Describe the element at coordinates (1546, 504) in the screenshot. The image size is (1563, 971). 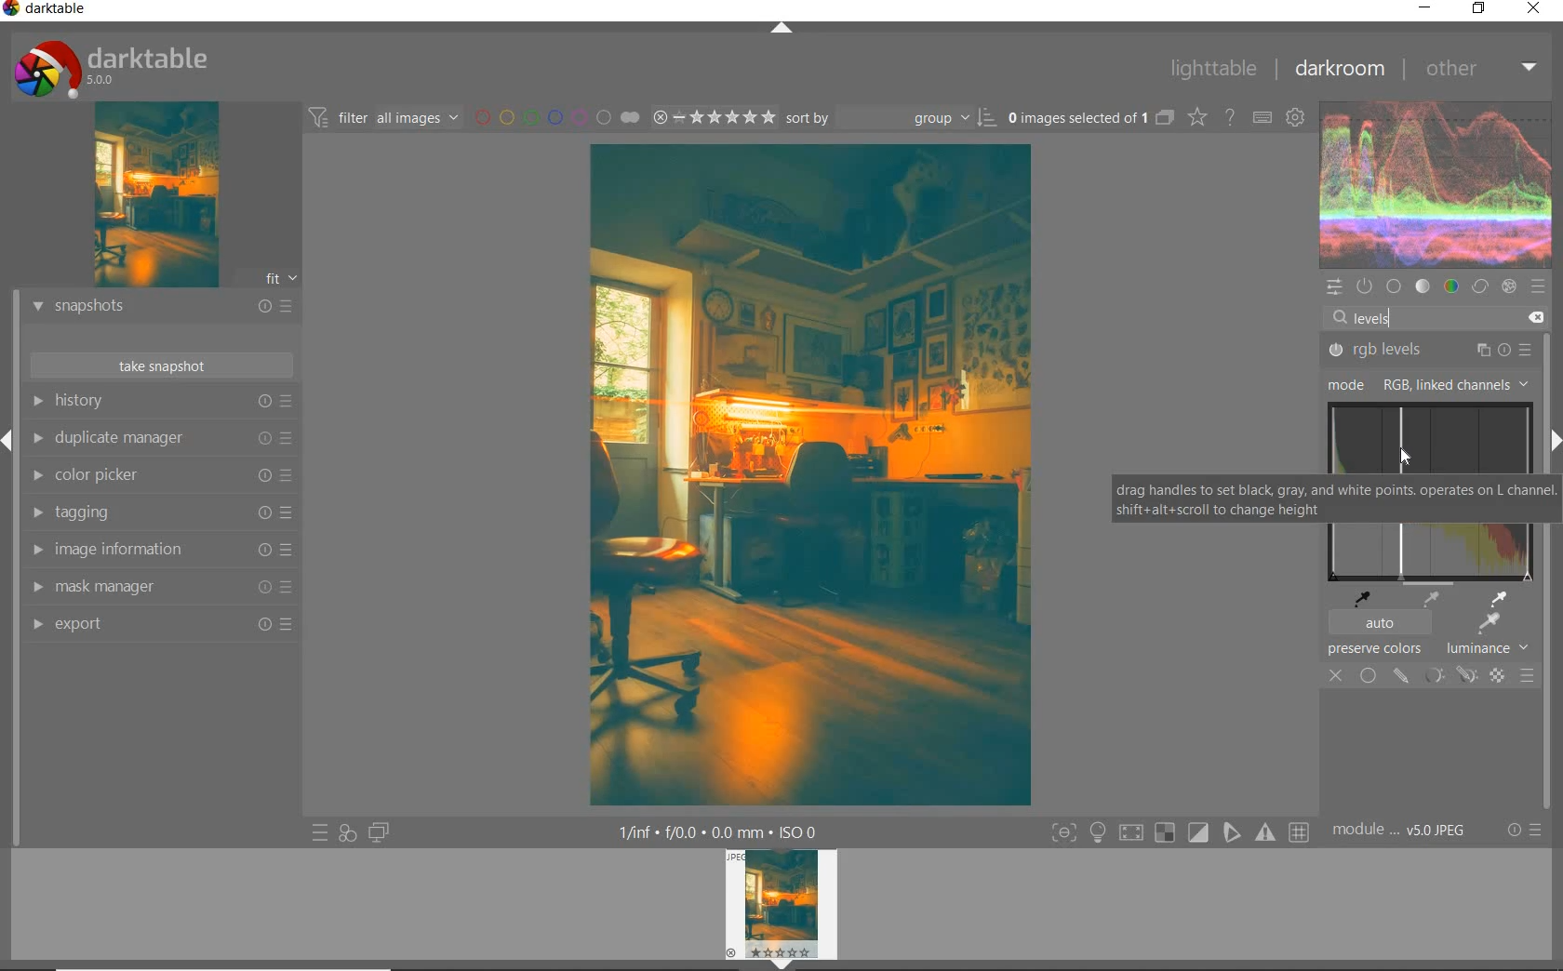
I see `scrollbar` at that location.